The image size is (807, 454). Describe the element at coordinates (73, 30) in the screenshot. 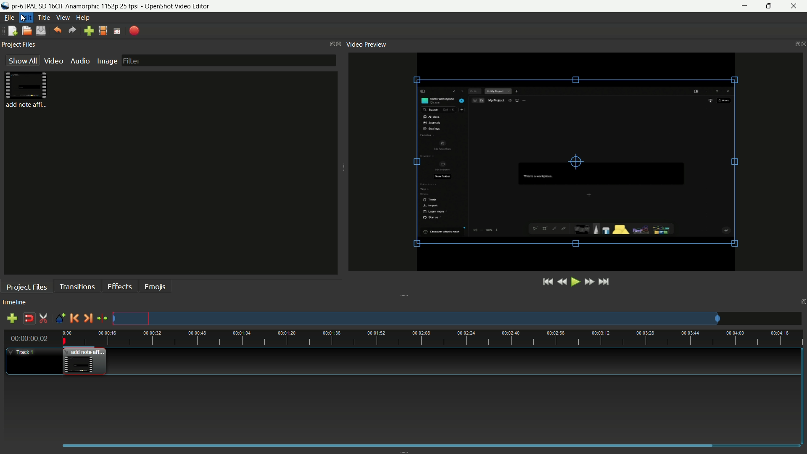

I see `redo` at that location.